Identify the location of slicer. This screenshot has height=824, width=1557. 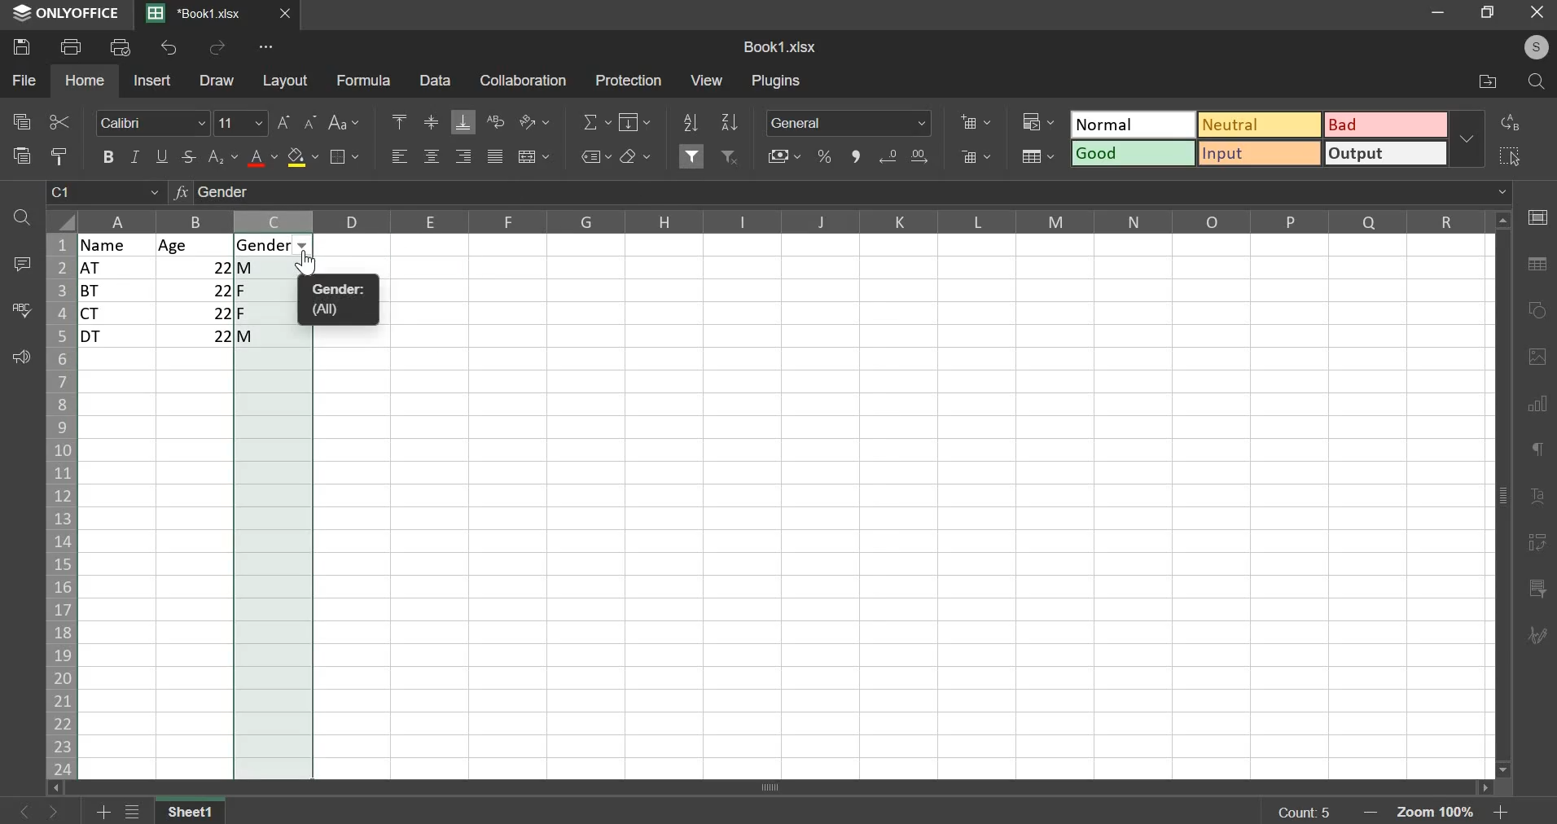
(1540, 590).